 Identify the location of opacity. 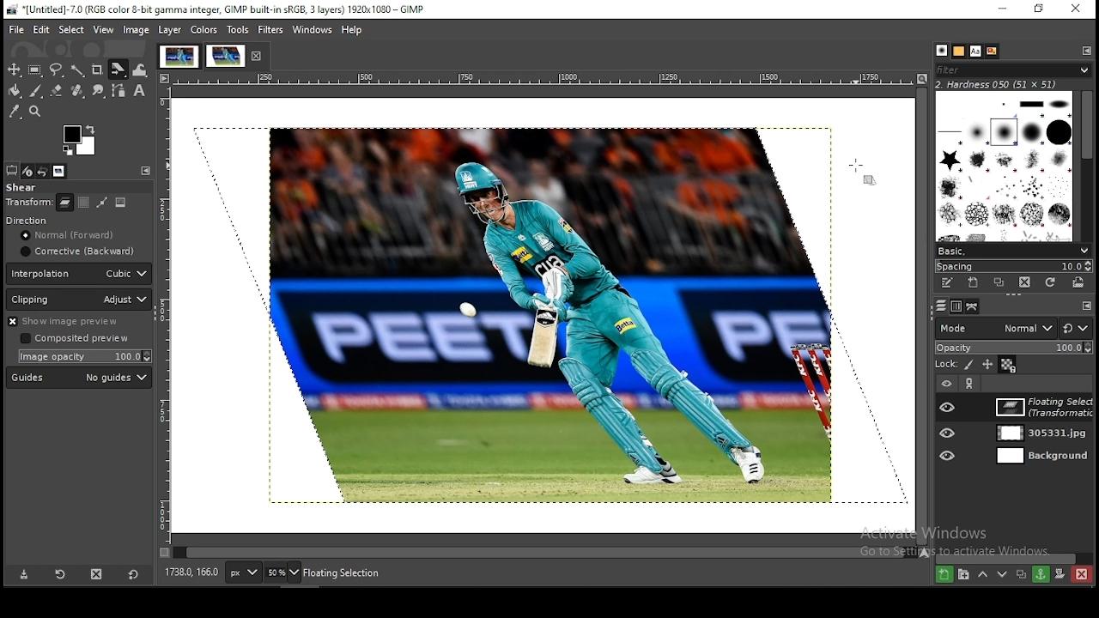
(1014, 348).